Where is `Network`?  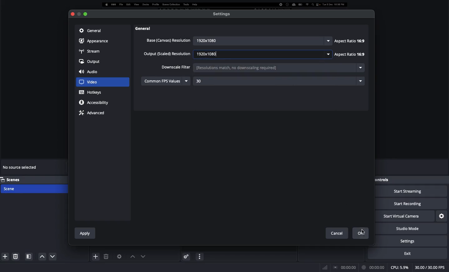
Network is located at coordinates (323, 267).